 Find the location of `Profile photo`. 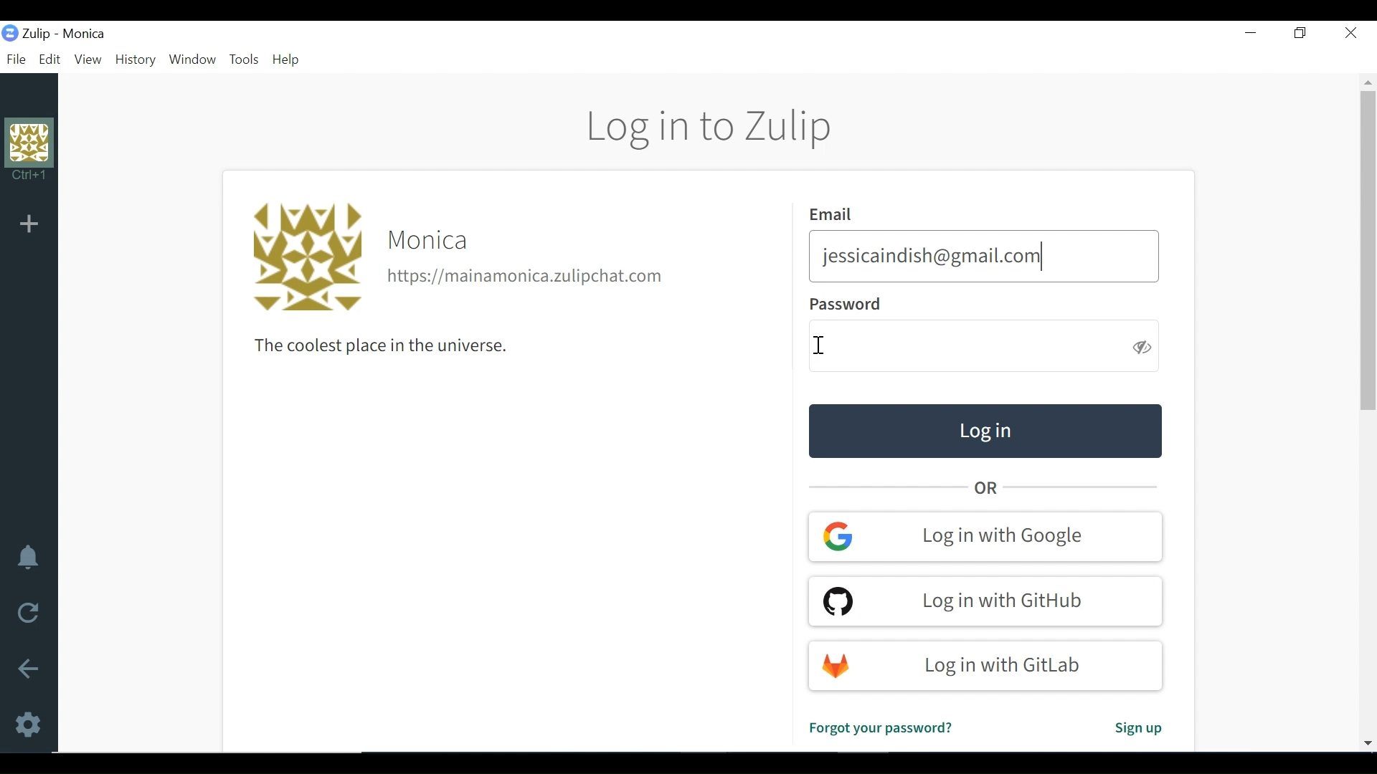

Profile photo is located at coordinates (305, 257).